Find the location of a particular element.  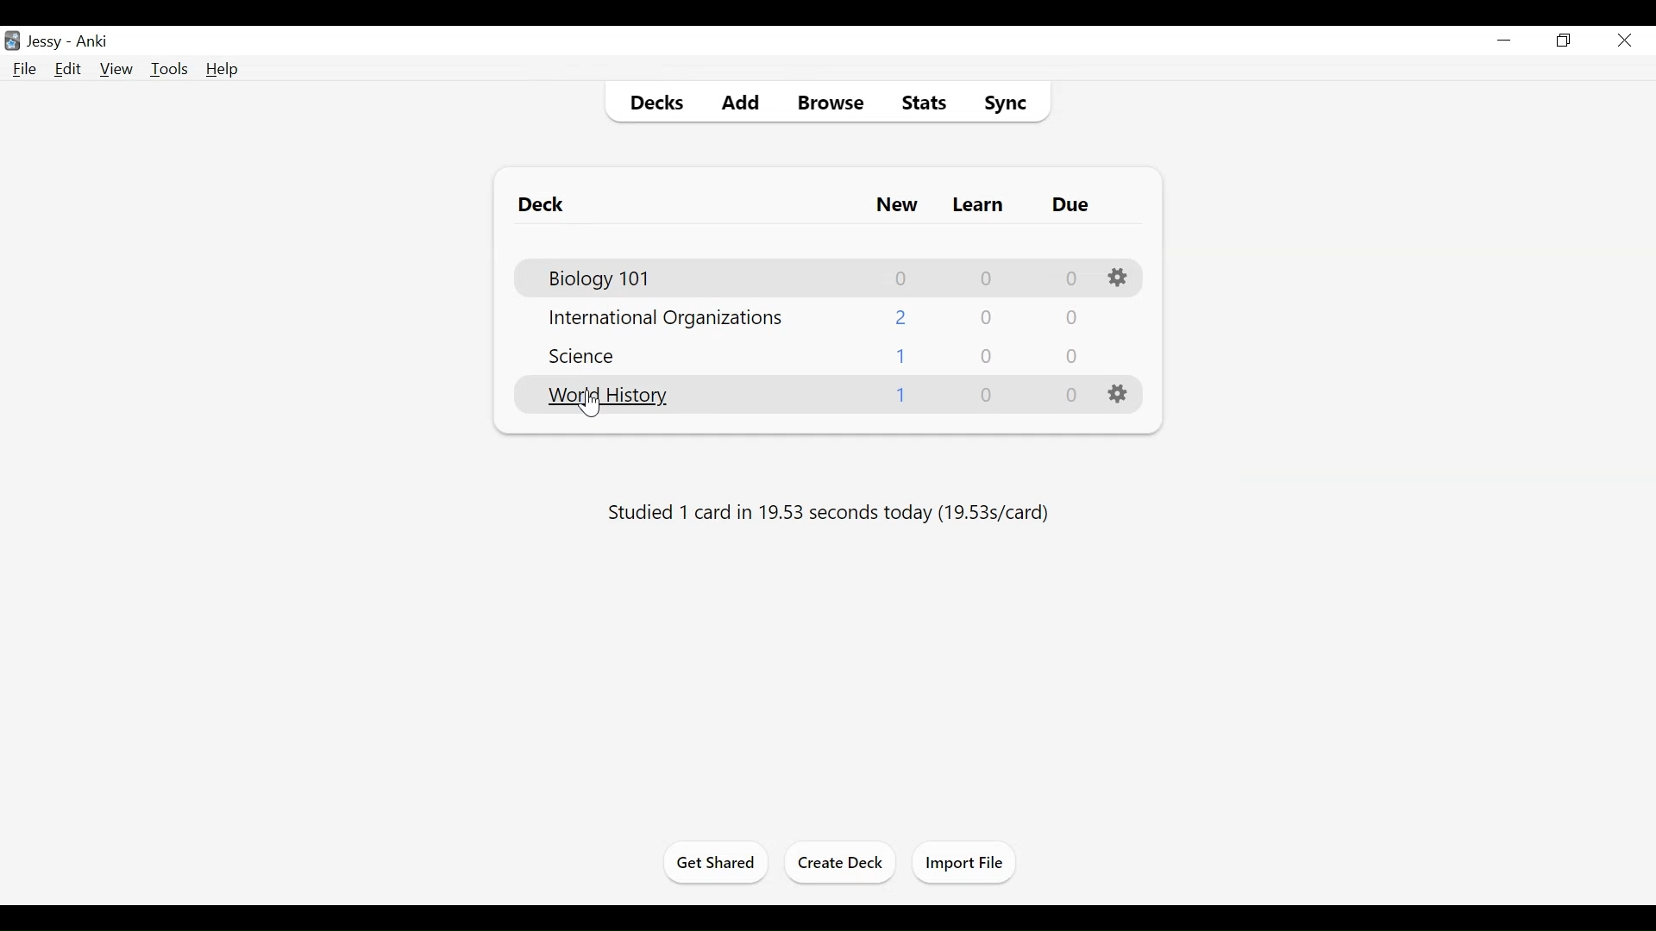

Due Cards Count is located at coordinates (1069, 397).